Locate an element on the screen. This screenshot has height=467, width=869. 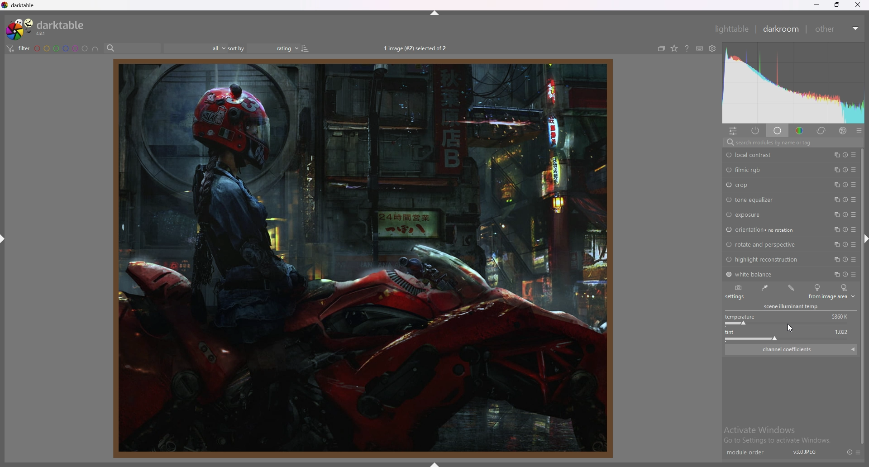
local contrast is located at coordinates (754, 155).